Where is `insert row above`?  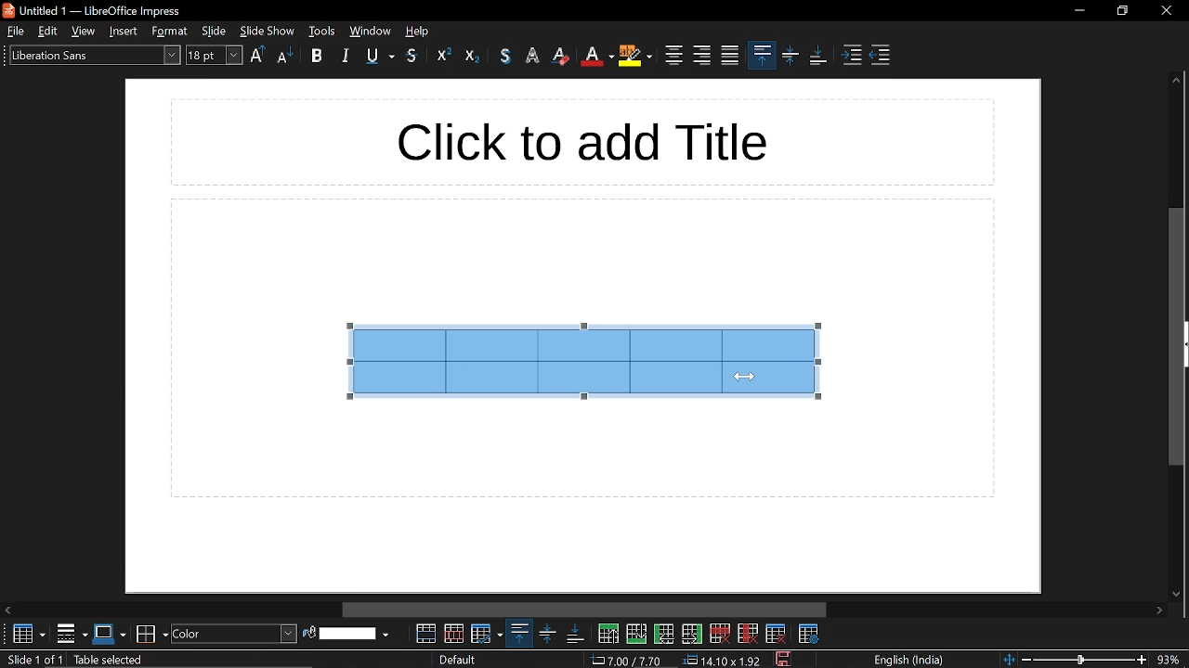
insert row above is located at coordinates (608, 633).